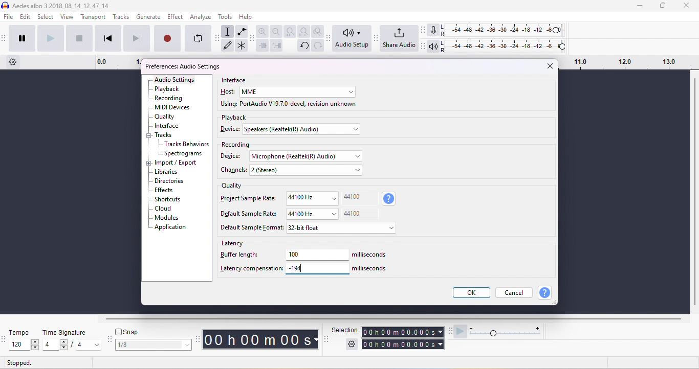 This screenshot has height=369, width=699. Describe the element at coordinates (318, 255) in the screenshot. I see `100` at that location.